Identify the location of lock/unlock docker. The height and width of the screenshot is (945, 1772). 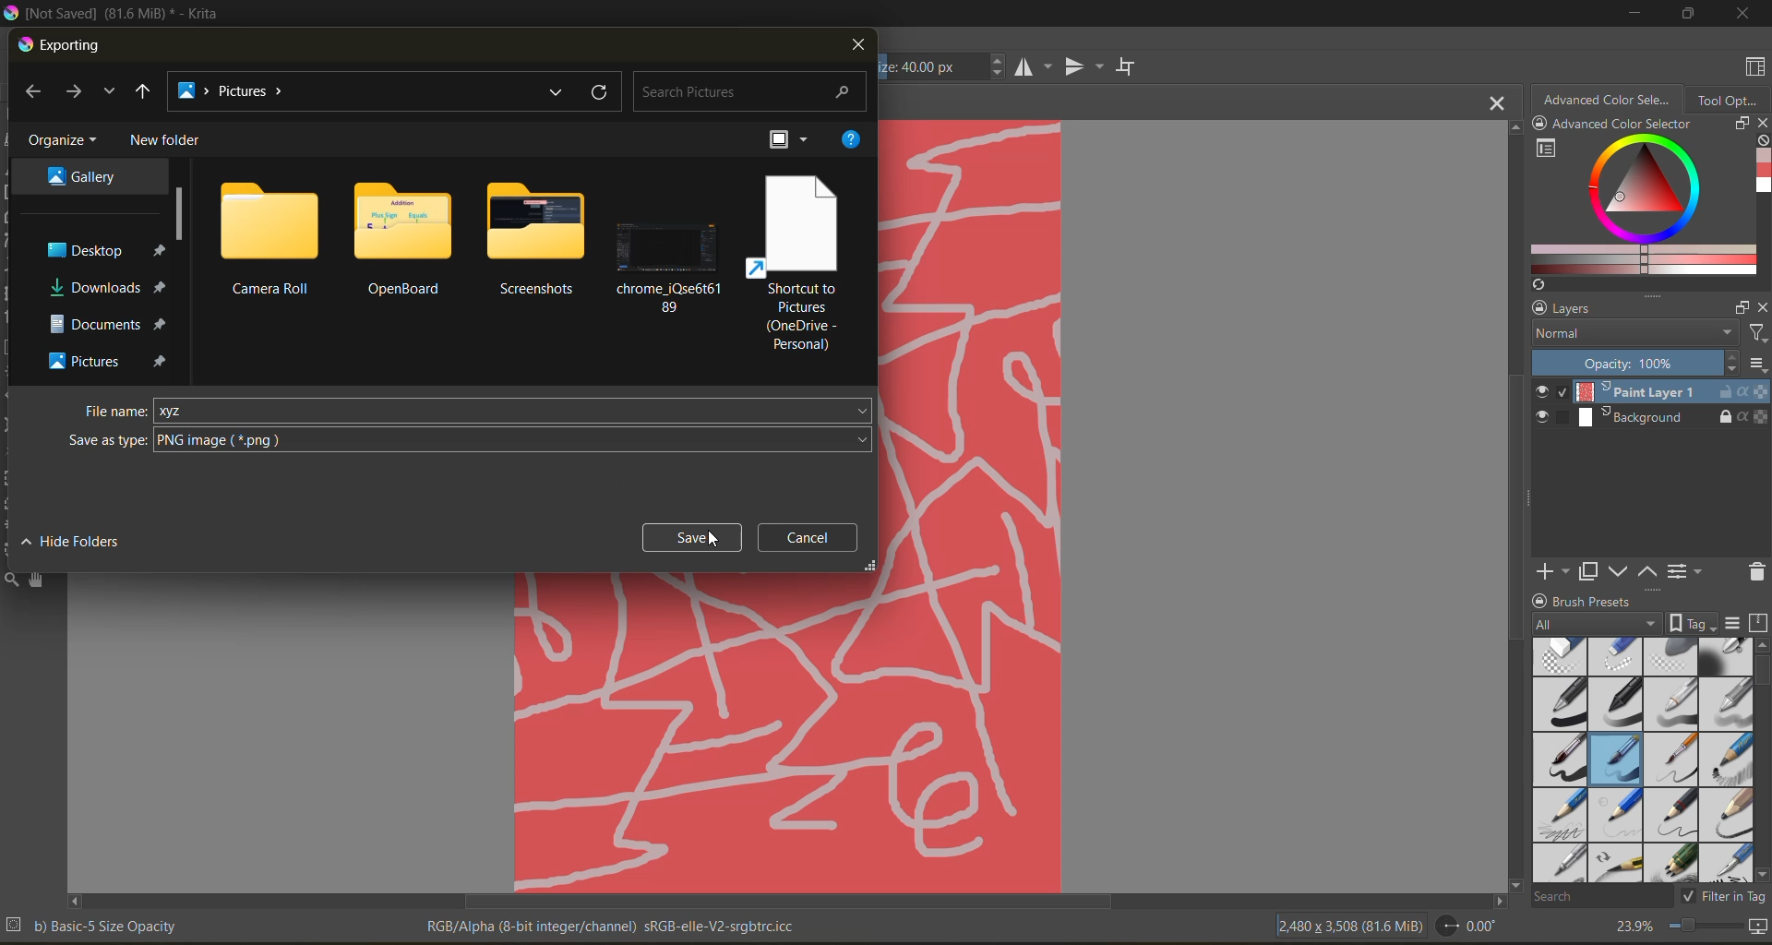
(1542, 599).